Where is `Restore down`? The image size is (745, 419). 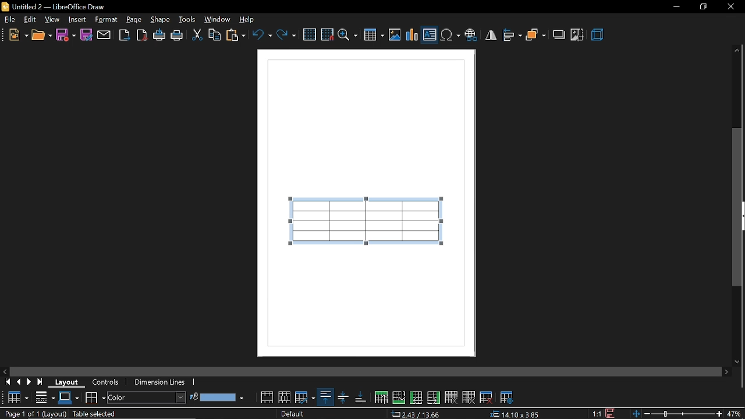 Restore down is located at coordinates (701, 8).